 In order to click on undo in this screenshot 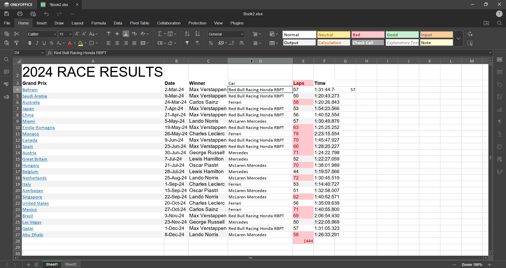, I will do `click(48, 14)`.